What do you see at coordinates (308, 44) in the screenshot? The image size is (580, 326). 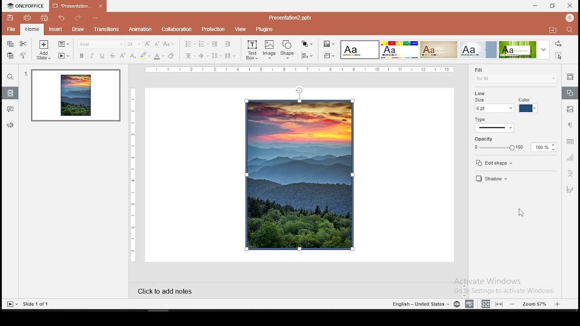 I see `arrange objects` at bounding box center [308, 44].